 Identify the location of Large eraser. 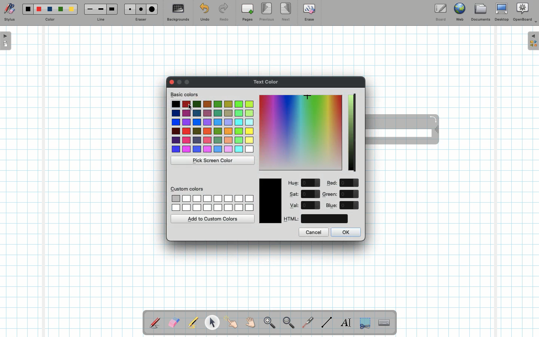
(152, 9).